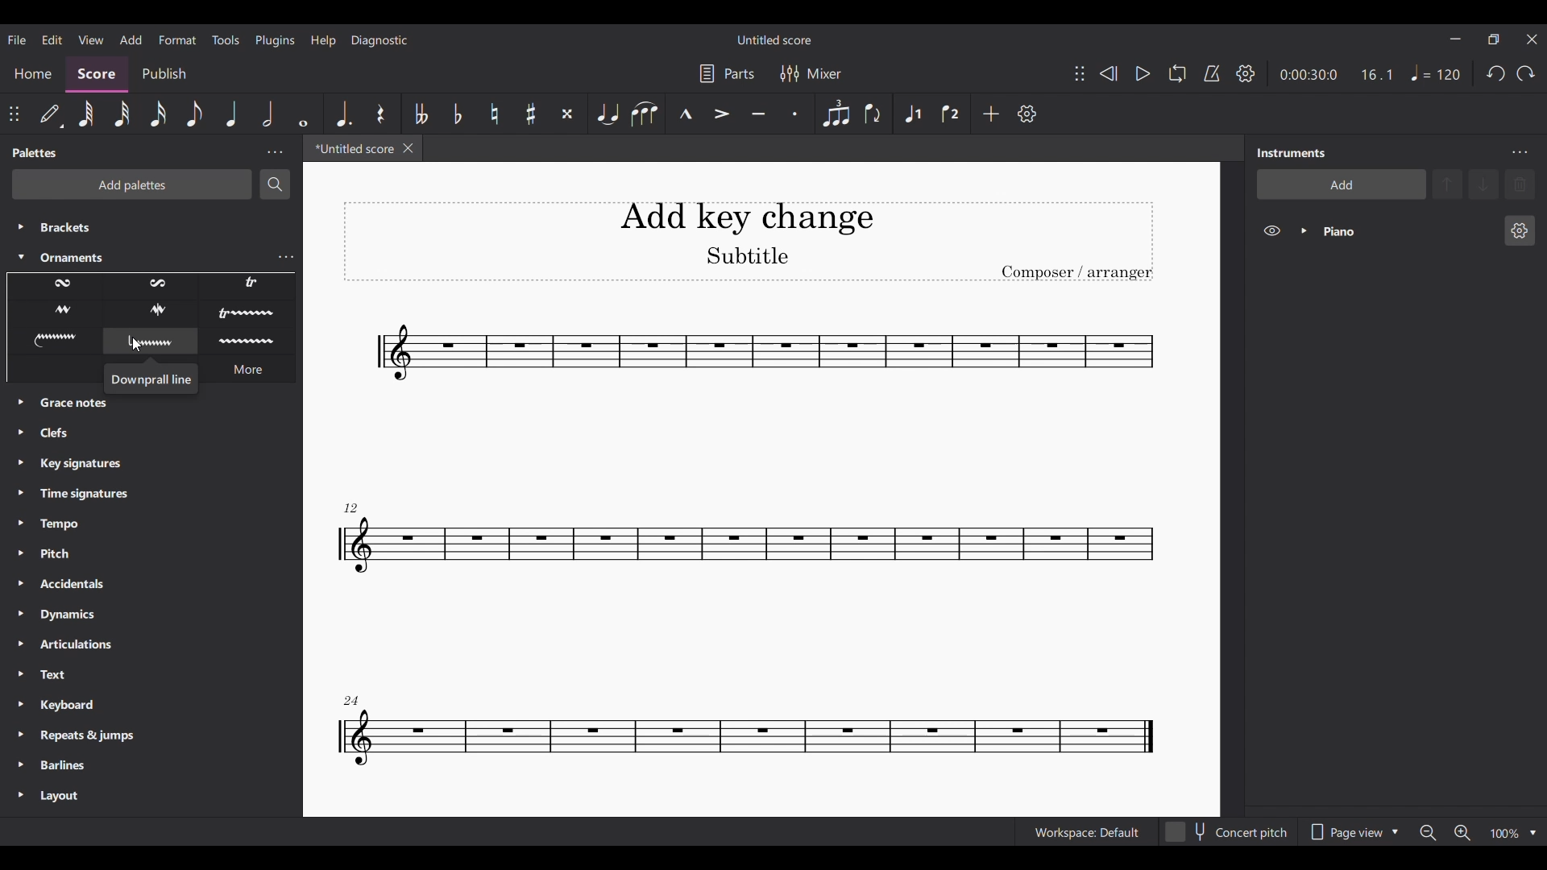 This screenshot has height=870, width=1547. Describe the element at coordinates (1505, 835) in the screenshot. I see `Current zoom factor` at that location.